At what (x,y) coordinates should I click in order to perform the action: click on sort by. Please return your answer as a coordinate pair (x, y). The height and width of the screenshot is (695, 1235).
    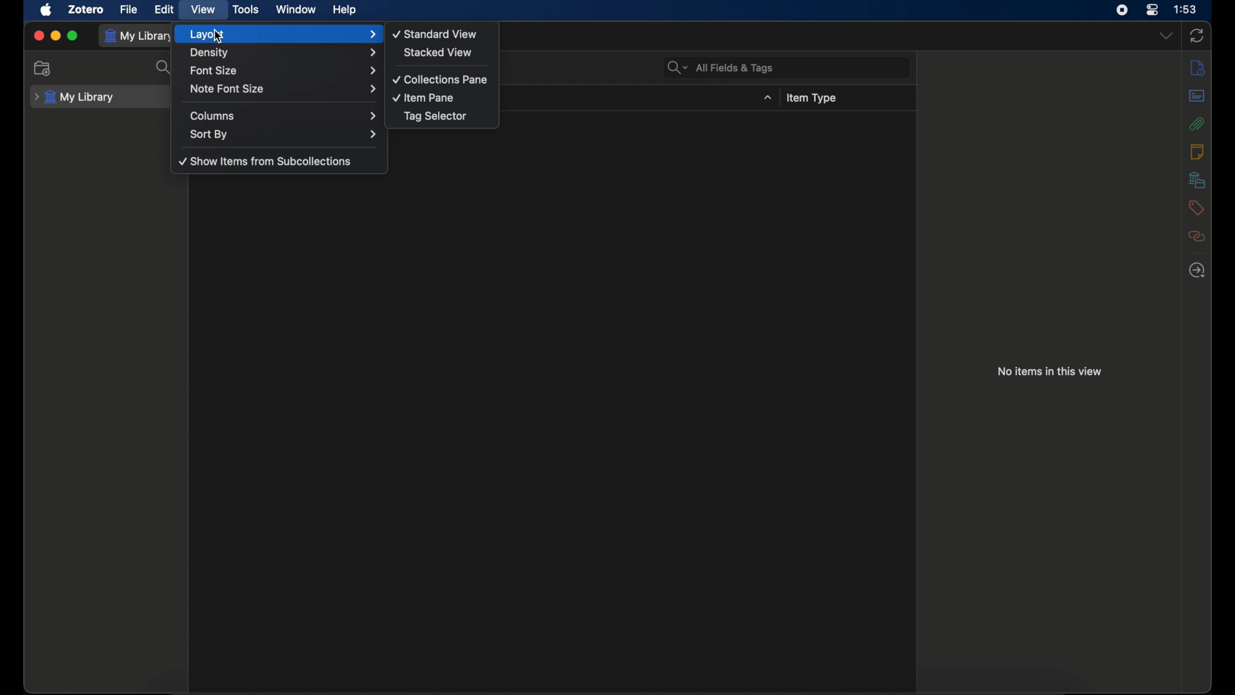
    Looking at the image, I should click on (285, 134).